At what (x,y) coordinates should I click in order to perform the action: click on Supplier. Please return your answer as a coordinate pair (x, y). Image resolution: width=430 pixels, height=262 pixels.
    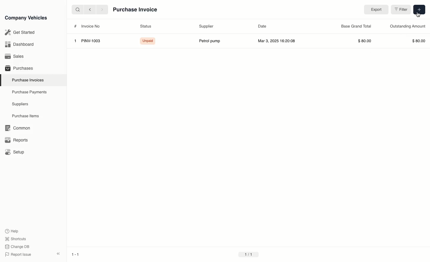
    Looking at the image, I should click on (207, 26).